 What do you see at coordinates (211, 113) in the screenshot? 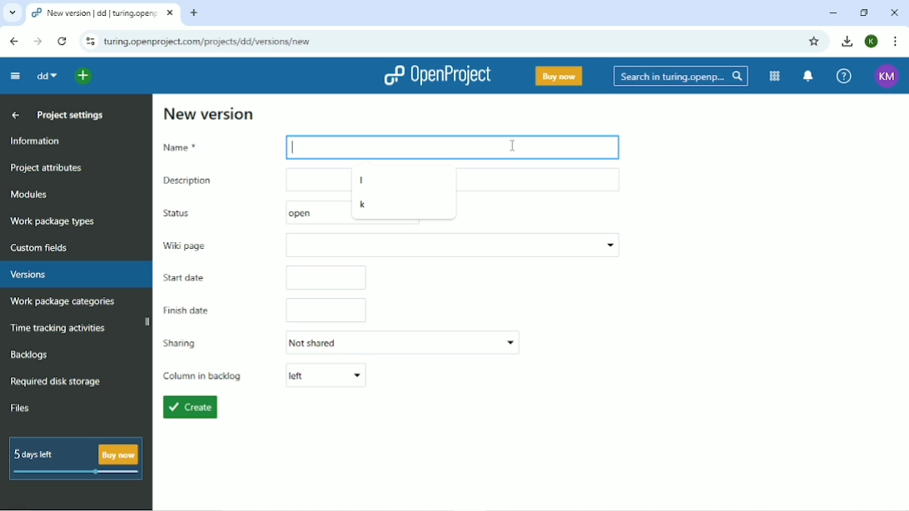
I see `New version` at bounding box center [211, 113].